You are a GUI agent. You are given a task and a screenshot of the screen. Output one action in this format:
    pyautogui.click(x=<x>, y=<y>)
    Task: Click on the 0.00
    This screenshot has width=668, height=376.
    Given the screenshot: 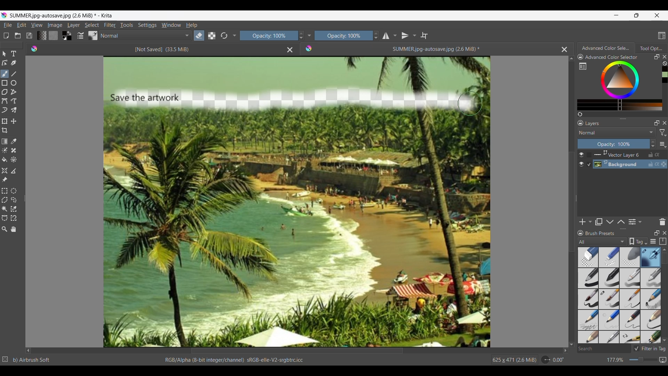 What is the action you would take?
    pyautogui.click(x=558, y=360)
    